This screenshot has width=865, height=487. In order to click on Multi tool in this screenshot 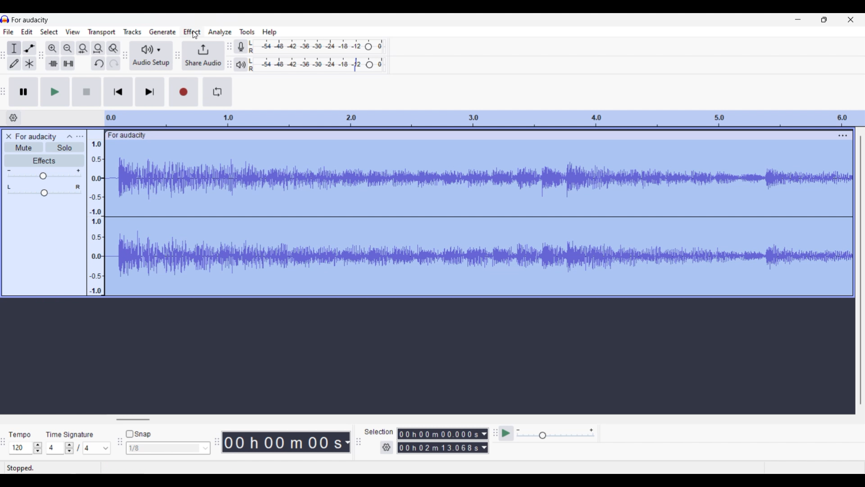, I will do `click(29, 63)`.